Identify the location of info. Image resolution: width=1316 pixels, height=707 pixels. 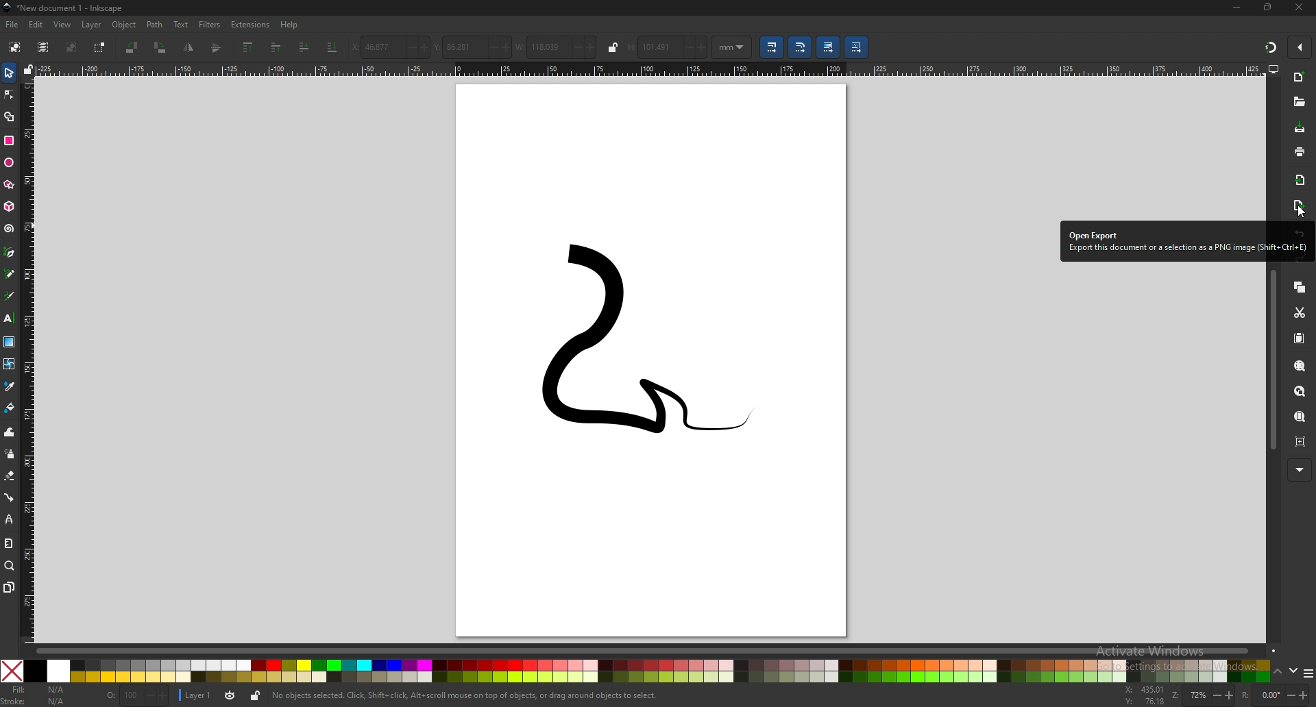
(466, 696).